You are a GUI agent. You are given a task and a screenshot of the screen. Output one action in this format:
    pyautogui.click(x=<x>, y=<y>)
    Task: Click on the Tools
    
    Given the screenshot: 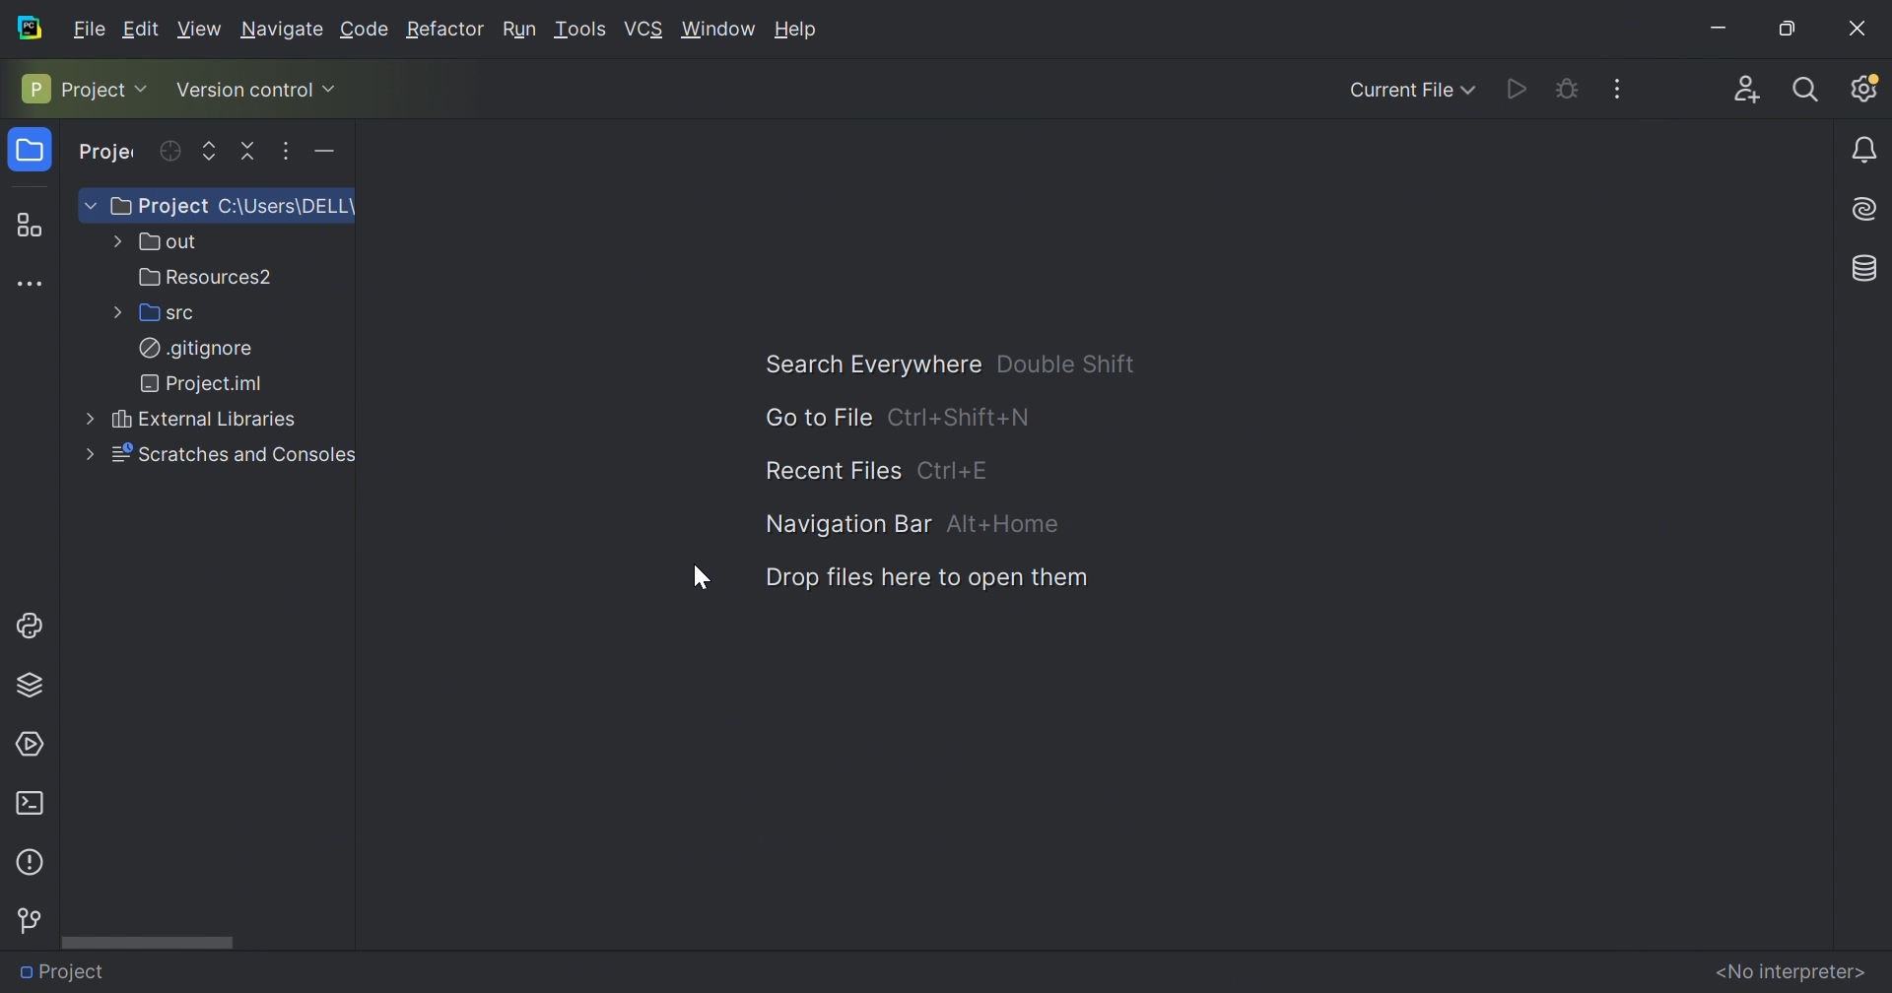 What is the action you would take?
    pyautogui.click(x=580, y=31)
    